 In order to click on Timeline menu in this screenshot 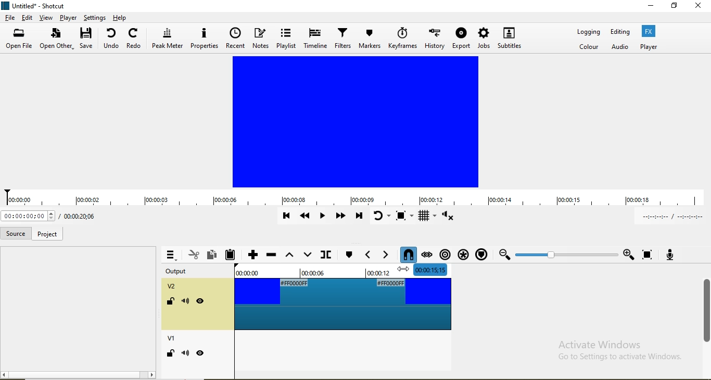, I will do `click(170, 255)`.